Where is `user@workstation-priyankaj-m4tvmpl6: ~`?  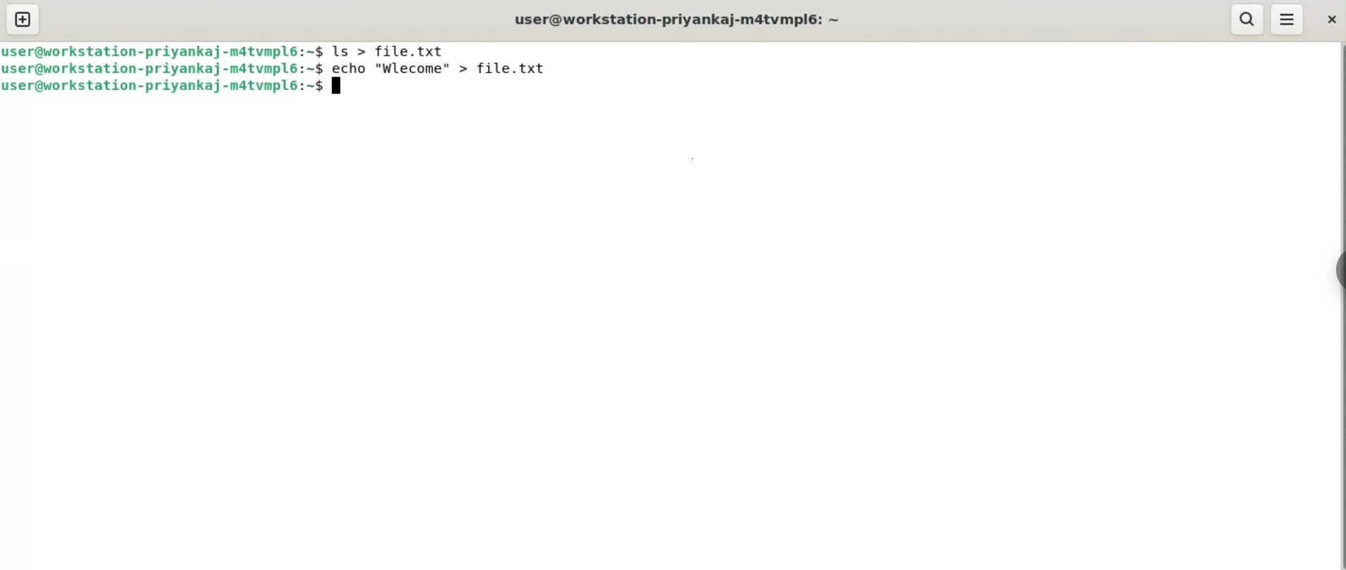
user@workstation-priyankaj-m4tvmpl6: ~ is located at coordinates (684, 20).